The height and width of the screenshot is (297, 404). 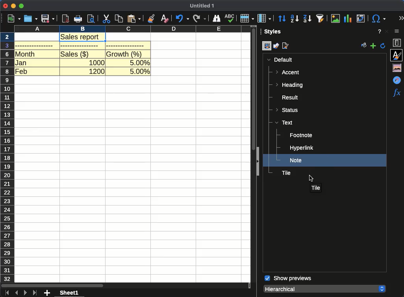 What do you see at coordinates (308, 19) in the screenshot?
I see `descending ` at bounding box center [308, 19].